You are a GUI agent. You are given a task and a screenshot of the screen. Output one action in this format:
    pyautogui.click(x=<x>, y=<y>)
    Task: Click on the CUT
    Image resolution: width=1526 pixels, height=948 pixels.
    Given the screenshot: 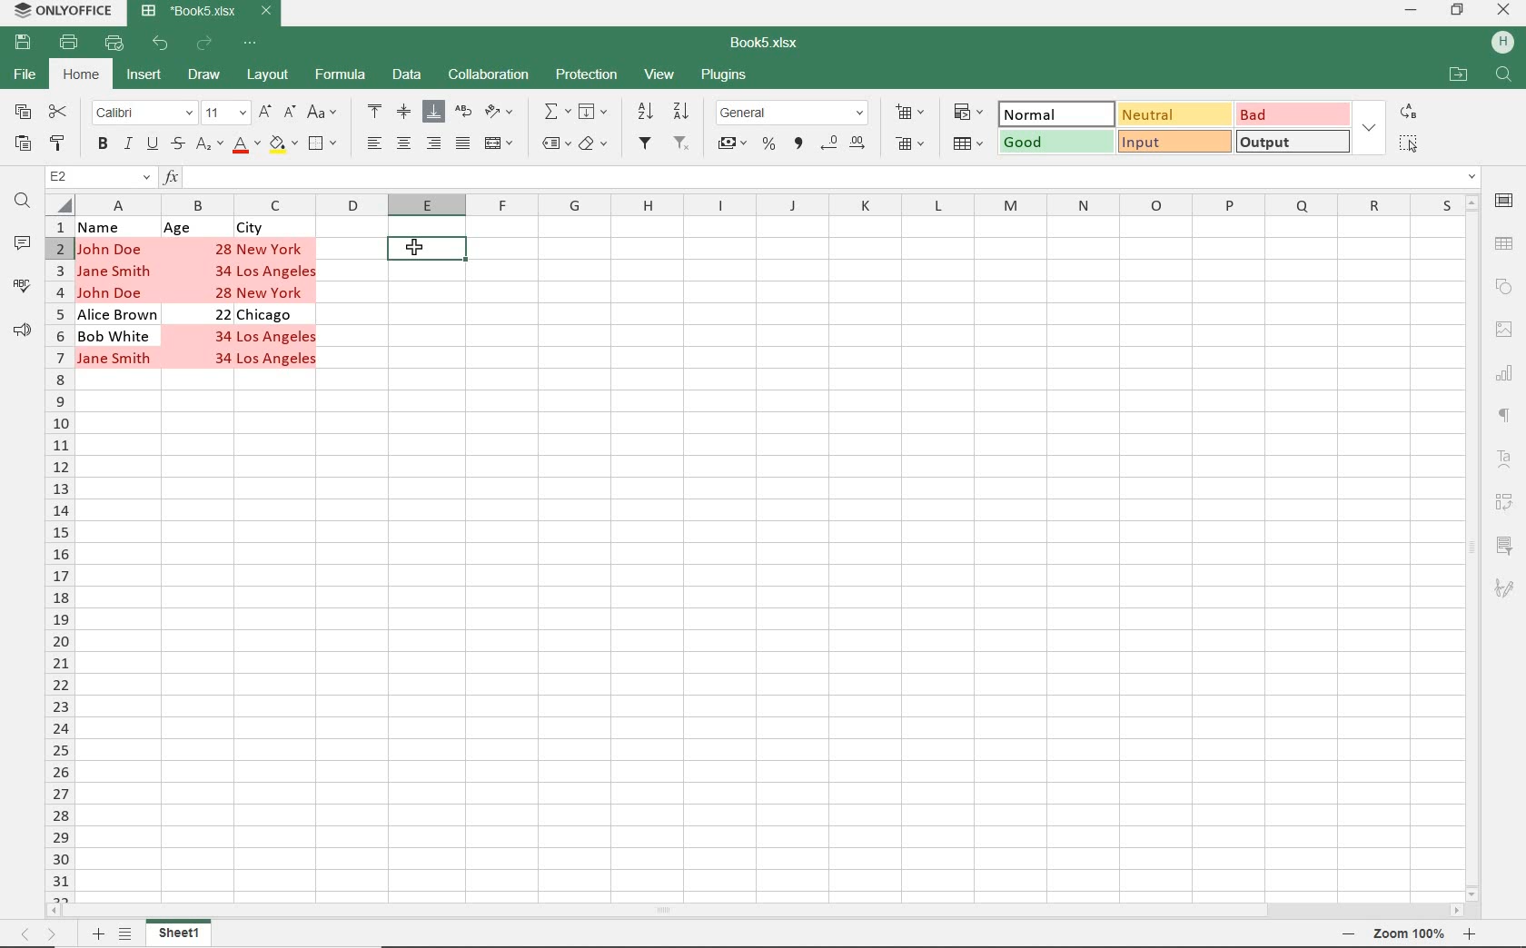 What is the action you would take?
    pyautogui.click(x=57, y=111)
    